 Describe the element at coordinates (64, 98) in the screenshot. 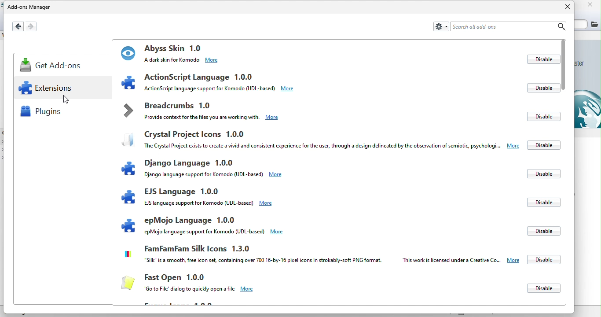

I see `cursor movement` at that location.